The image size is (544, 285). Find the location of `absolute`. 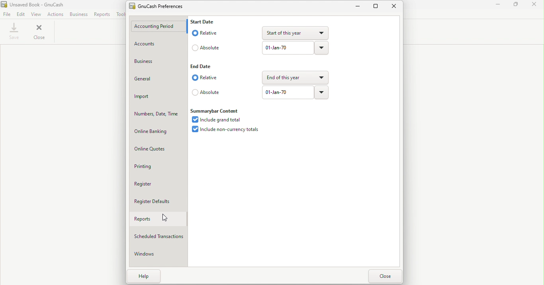

absolute is located at coordinates (211, 92).